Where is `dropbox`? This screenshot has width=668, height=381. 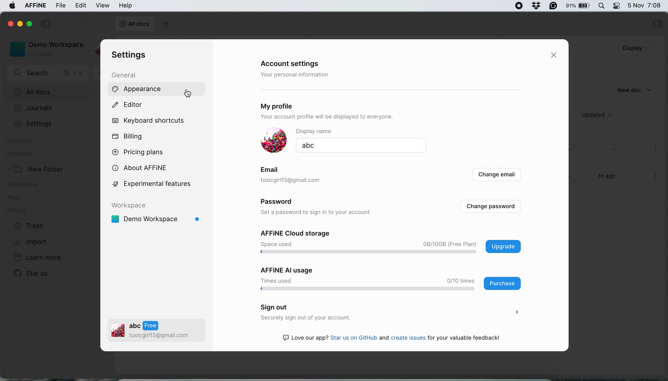
dropbox is located at coordinates (537, 7).